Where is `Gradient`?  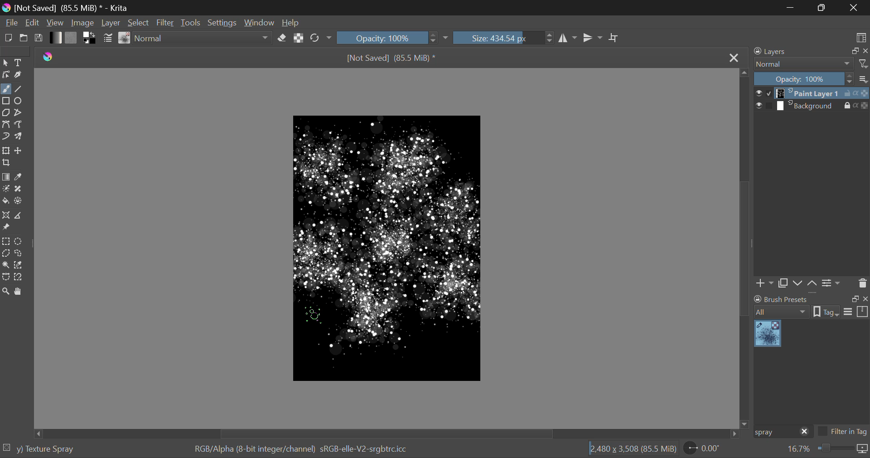 Gradient is located at coordinates (56, 38).